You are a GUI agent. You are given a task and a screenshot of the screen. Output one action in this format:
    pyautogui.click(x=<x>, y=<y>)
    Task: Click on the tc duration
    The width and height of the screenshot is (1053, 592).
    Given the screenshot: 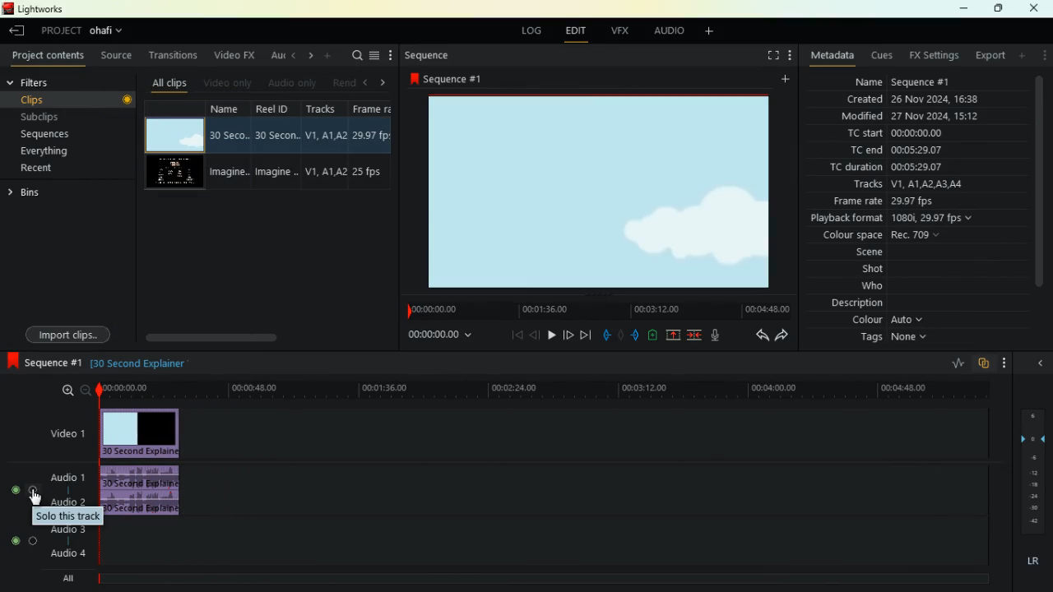 What is the action you would take?
    pyautogui.click(x=907, y=168)
    